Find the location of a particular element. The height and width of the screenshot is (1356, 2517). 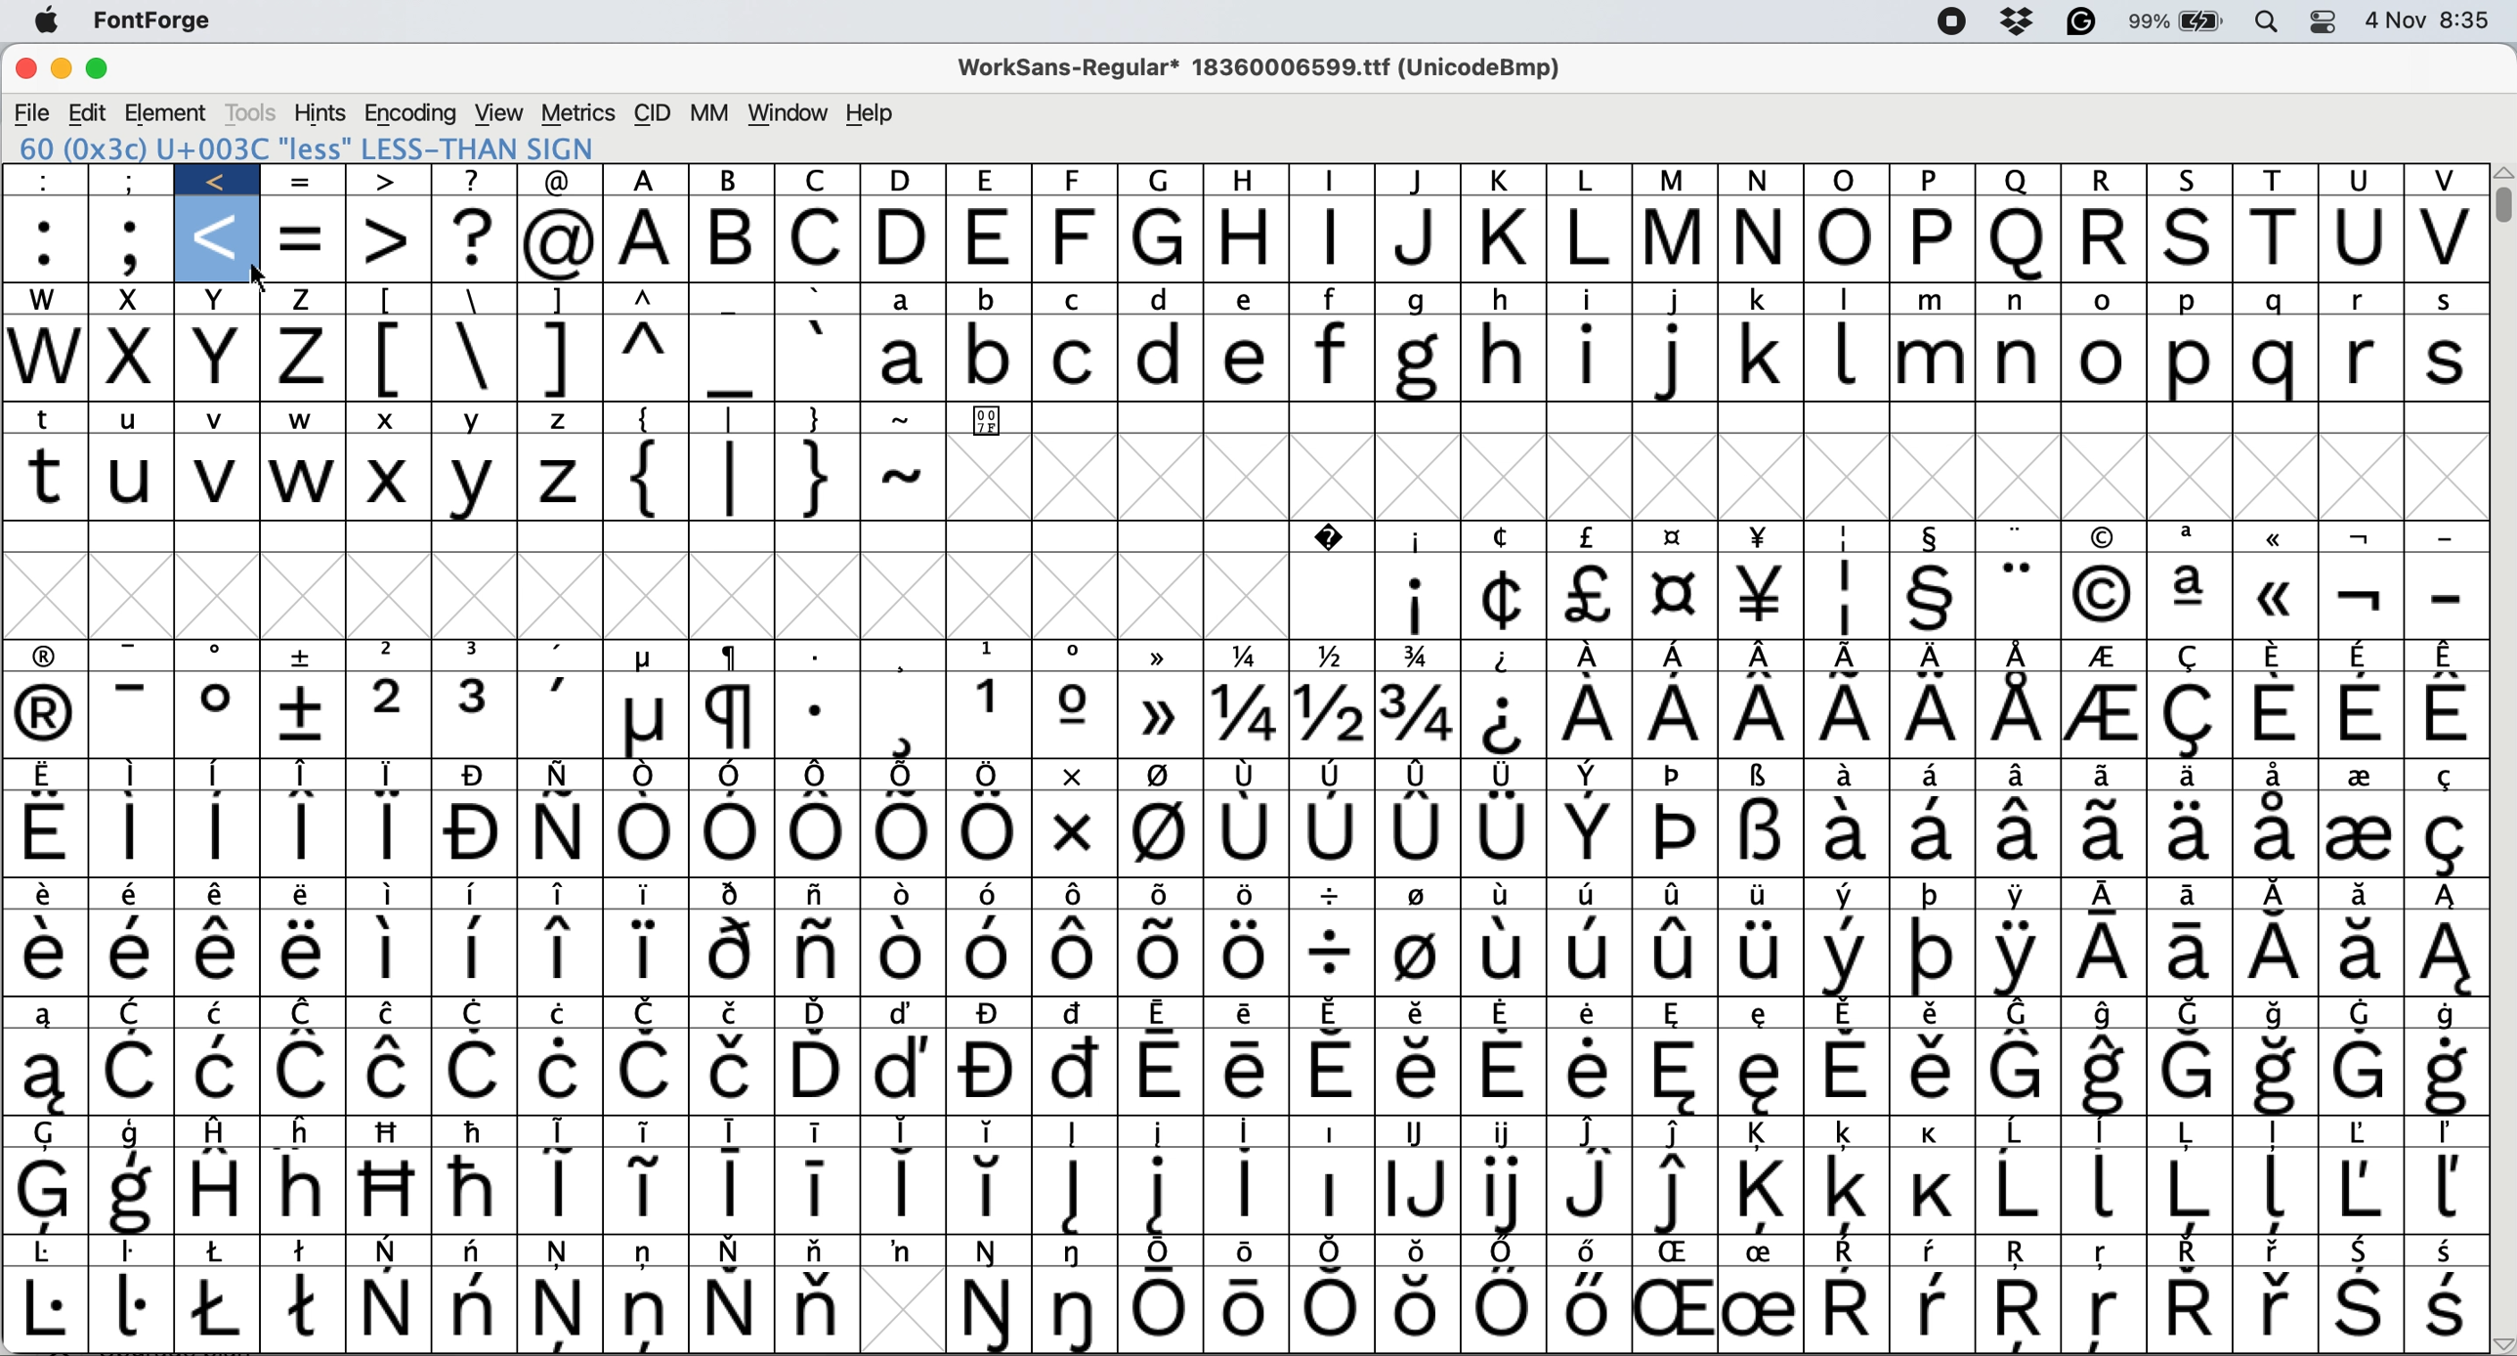

Symbol is located at coordinates (218, 716).